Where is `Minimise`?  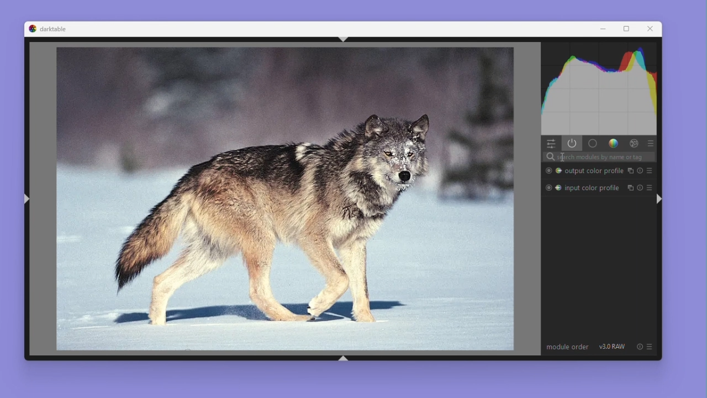 Minimise is located at coordinates (603, 29).